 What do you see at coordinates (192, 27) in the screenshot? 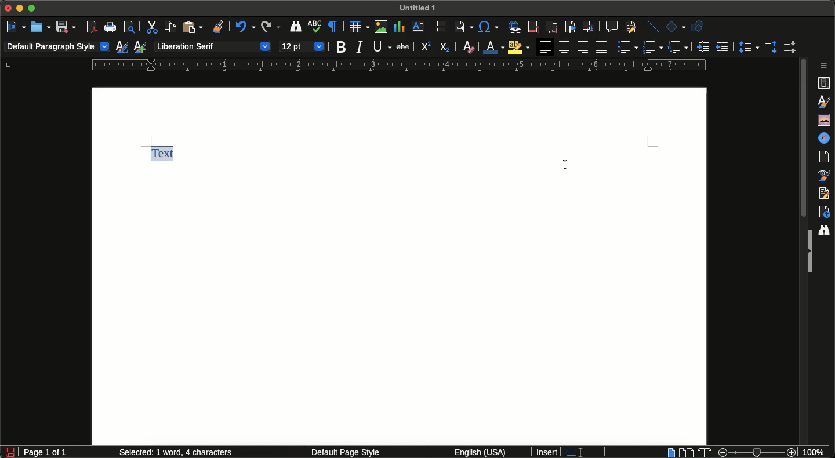
I see `Paste` at bounding box center [192, 27].